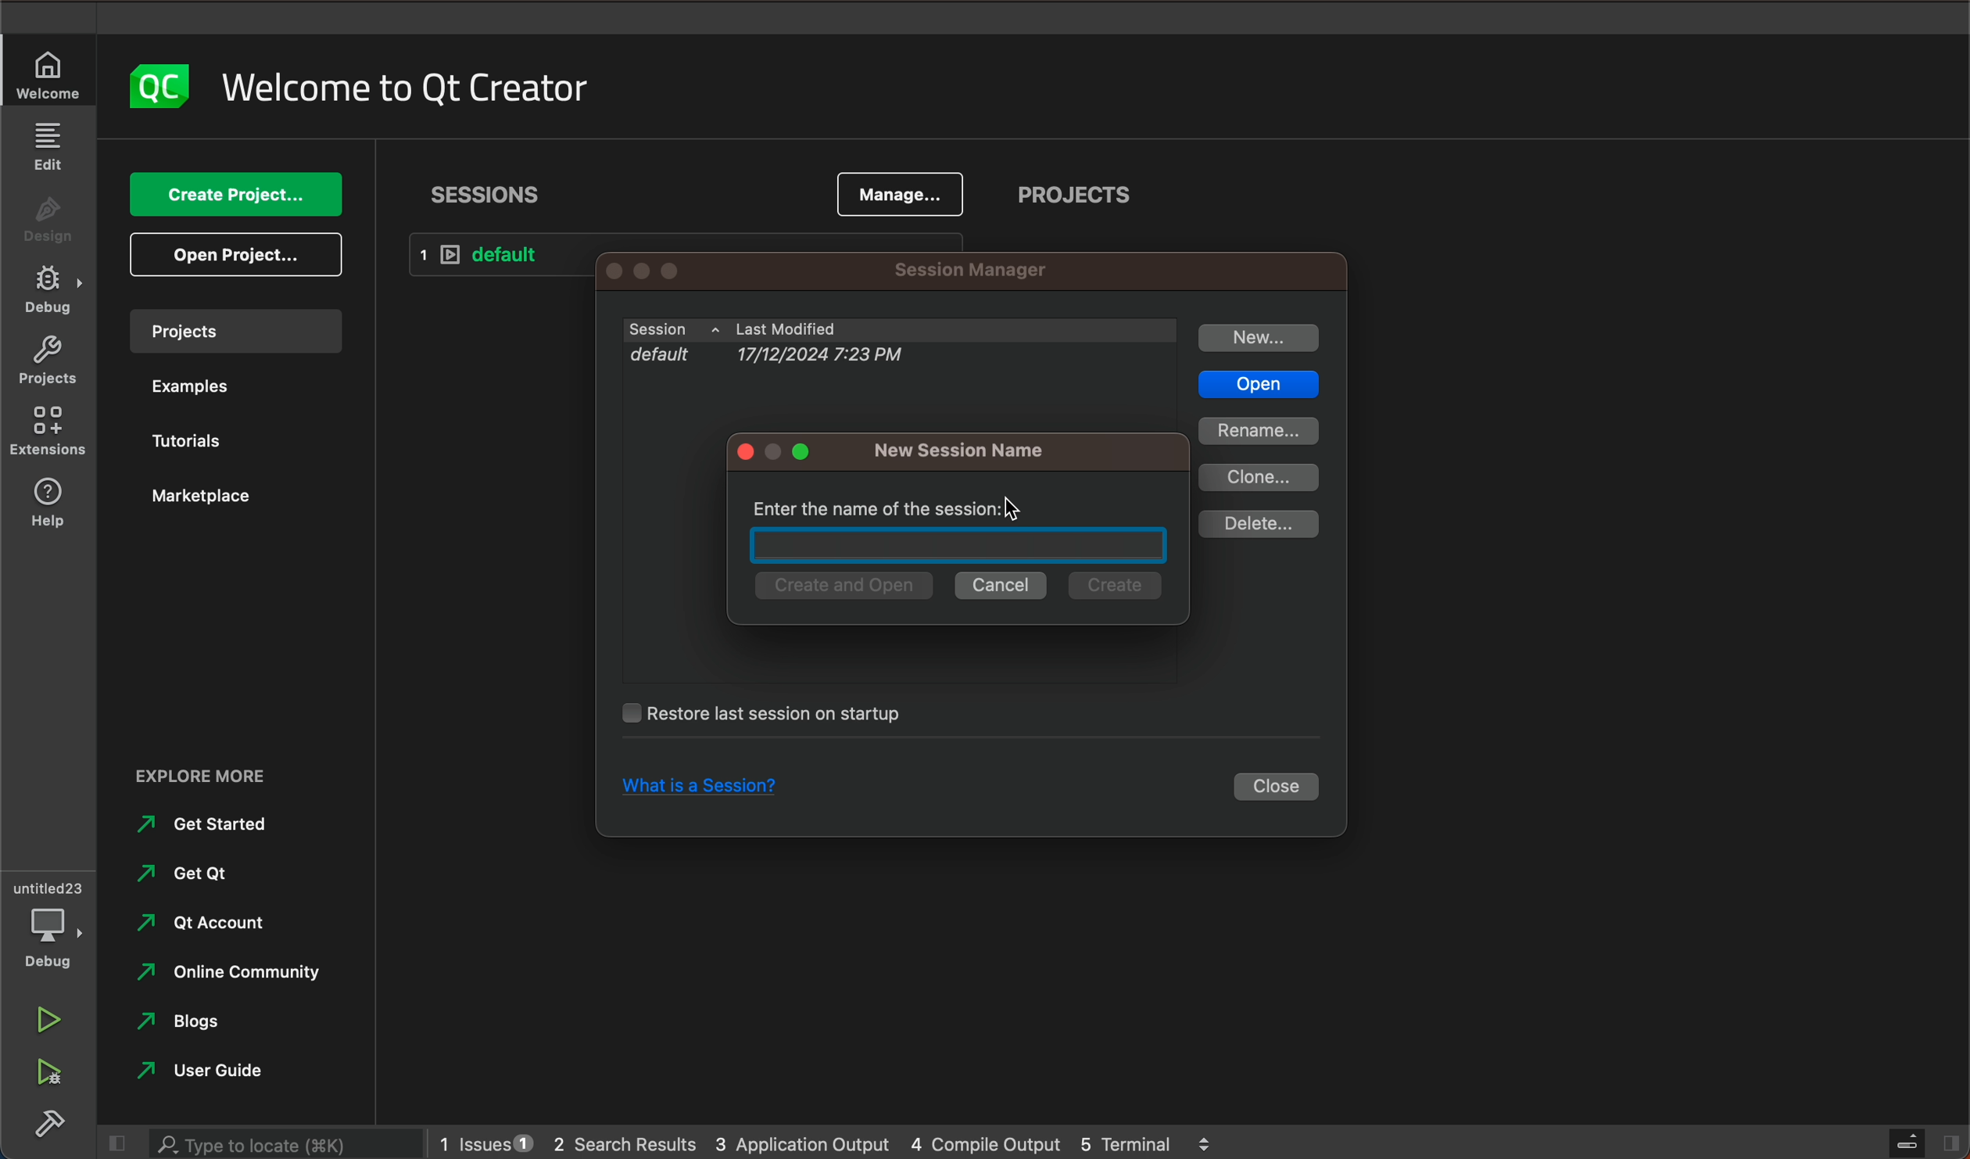 The width and height of the screenshot is (1970, 1159). Describe the element at coordinates (242, 255) in the screenshot. I see `open project` at that location.